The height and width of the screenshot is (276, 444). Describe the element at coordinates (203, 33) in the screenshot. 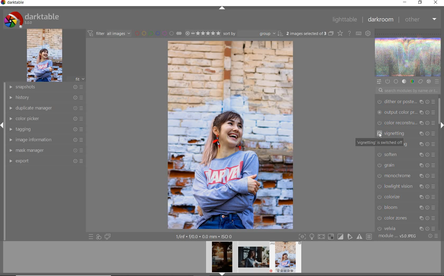

I see `SELECTED IMAGE RANGE RATING` at that location.